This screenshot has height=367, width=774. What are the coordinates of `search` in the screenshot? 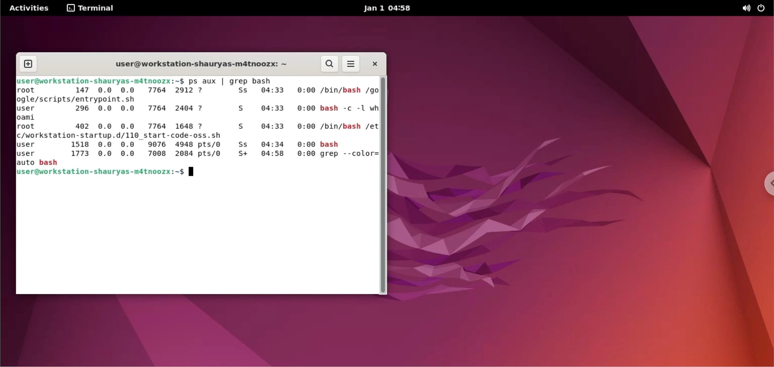 It's located at (330, 64).